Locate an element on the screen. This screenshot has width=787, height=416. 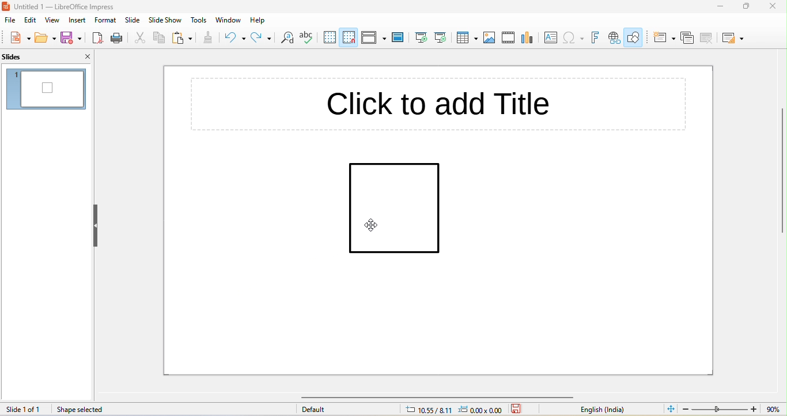
delete slide is located at coordinates (706, 37).